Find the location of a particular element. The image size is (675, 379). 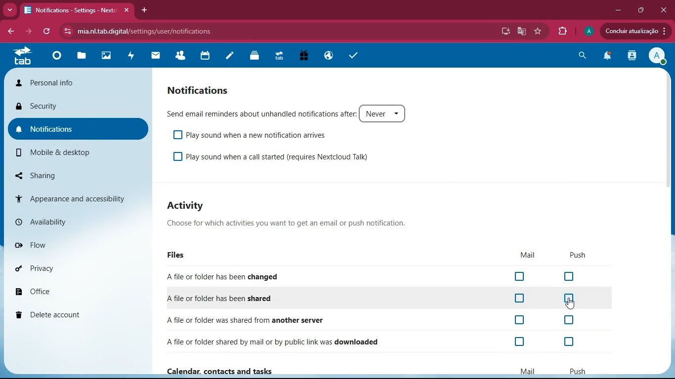

minimize is located at coordinates (615, 11).